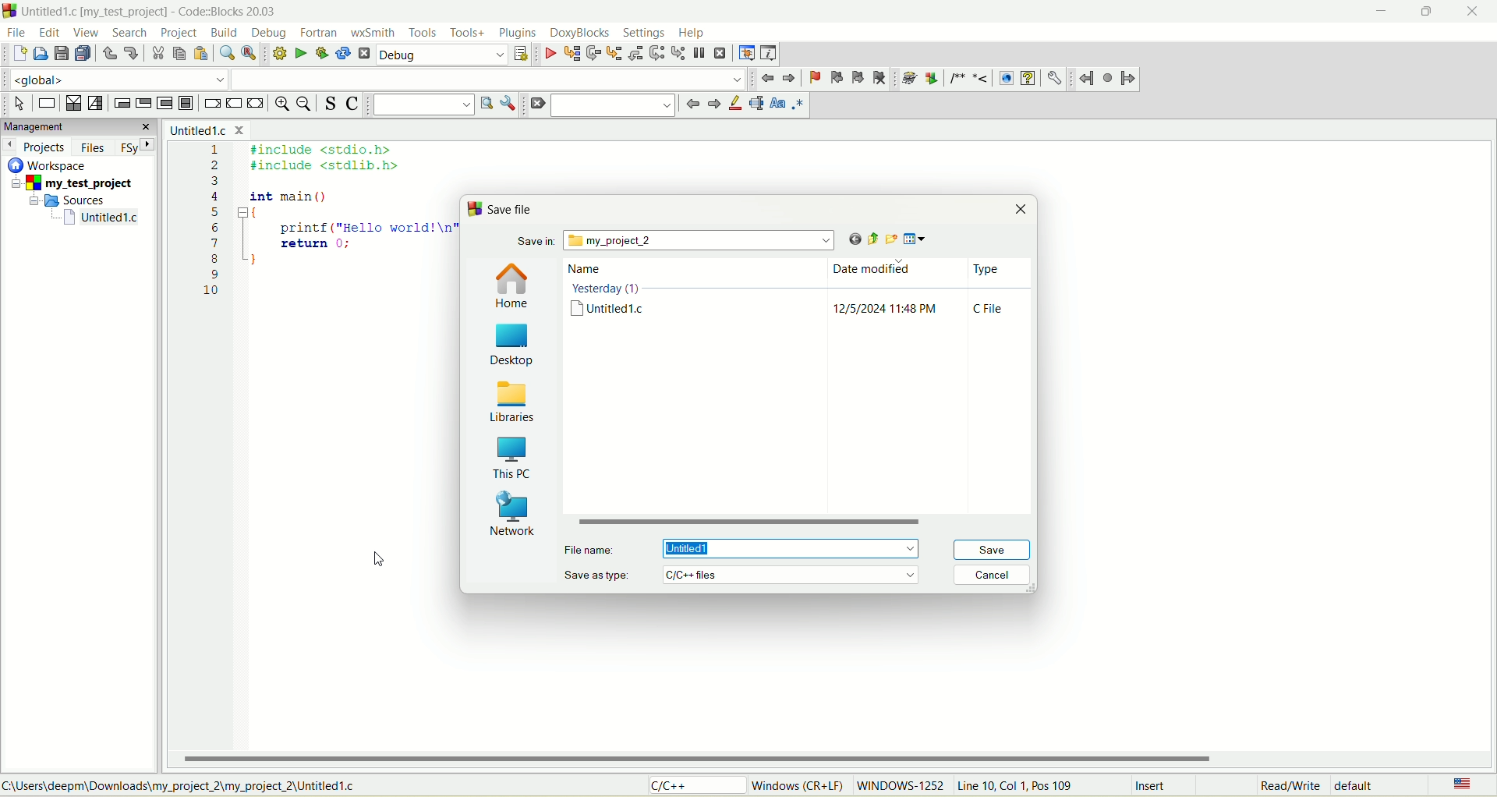 The image size is (1497, 797). I want to click on save as type, so click(745, 574).